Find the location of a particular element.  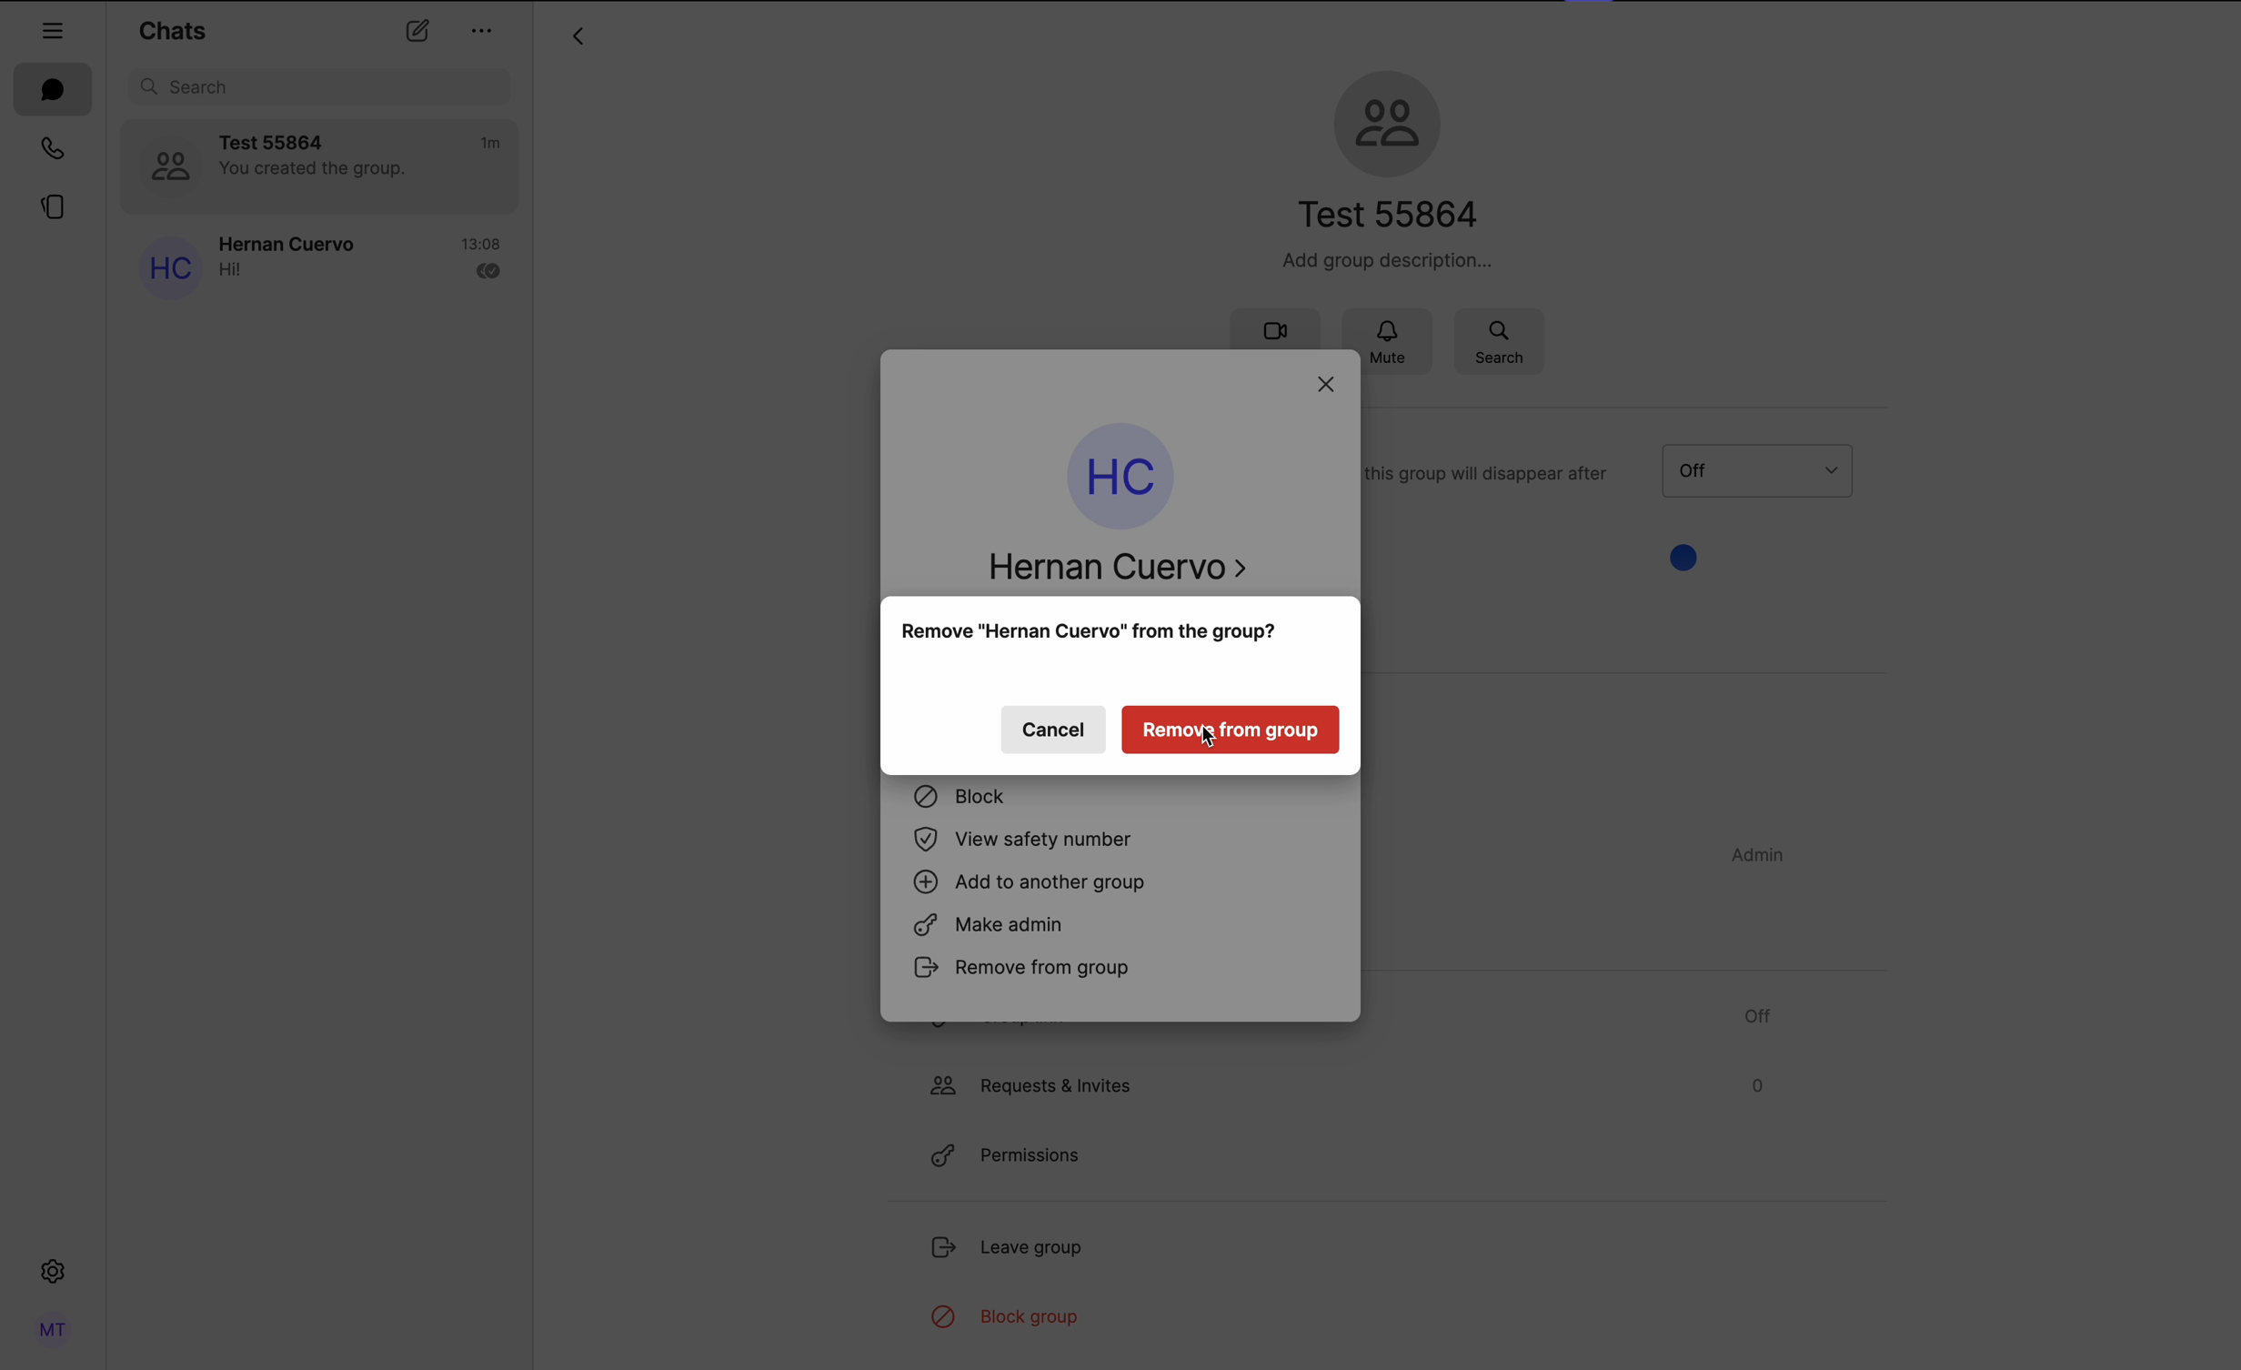

calls is located at coordinates (47, 150).